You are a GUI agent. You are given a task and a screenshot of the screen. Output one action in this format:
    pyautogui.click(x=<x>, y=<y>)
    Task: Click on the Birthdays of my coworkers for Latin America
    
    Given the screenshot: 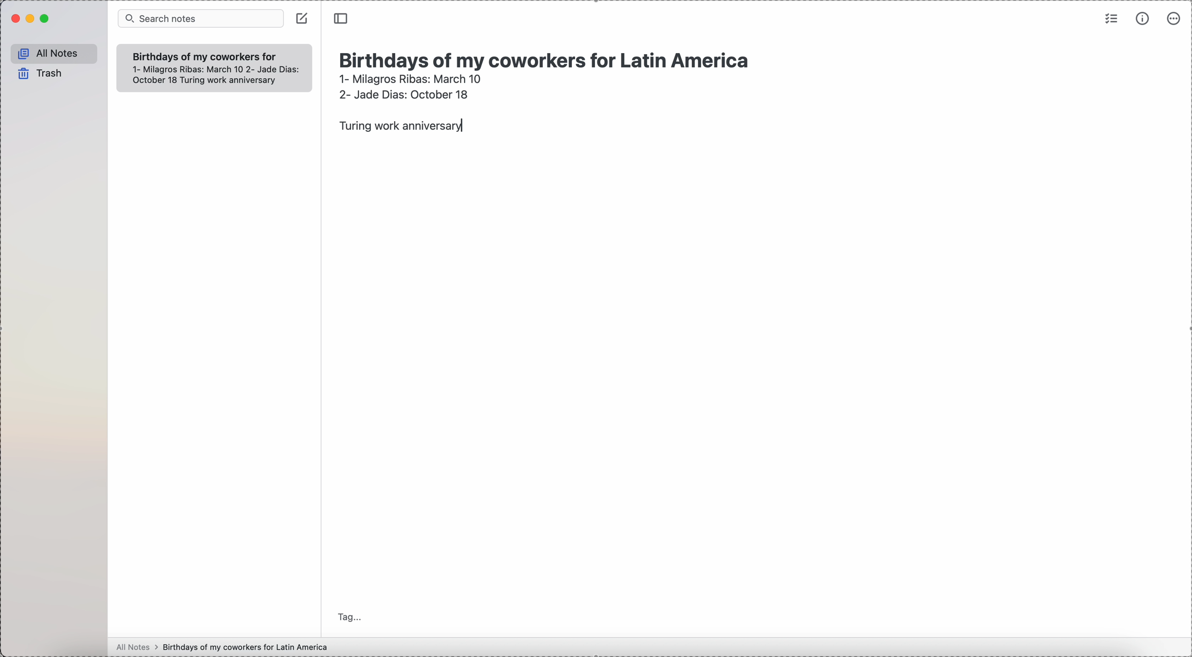 What is the action you would take?
    pyautogui.click(x=204, y=55)
    